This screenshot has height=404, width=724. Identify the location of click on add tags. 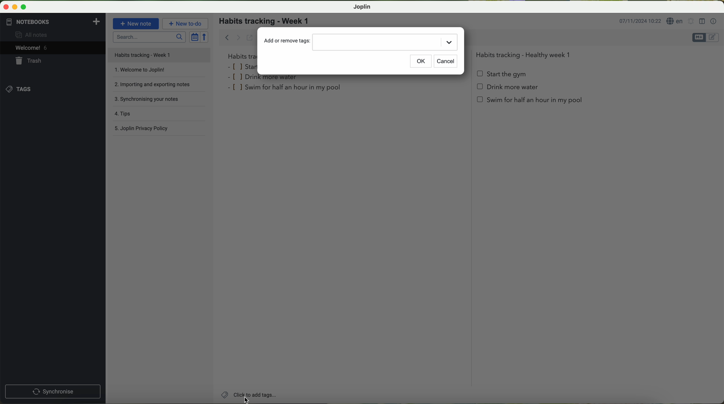
(251, 396).